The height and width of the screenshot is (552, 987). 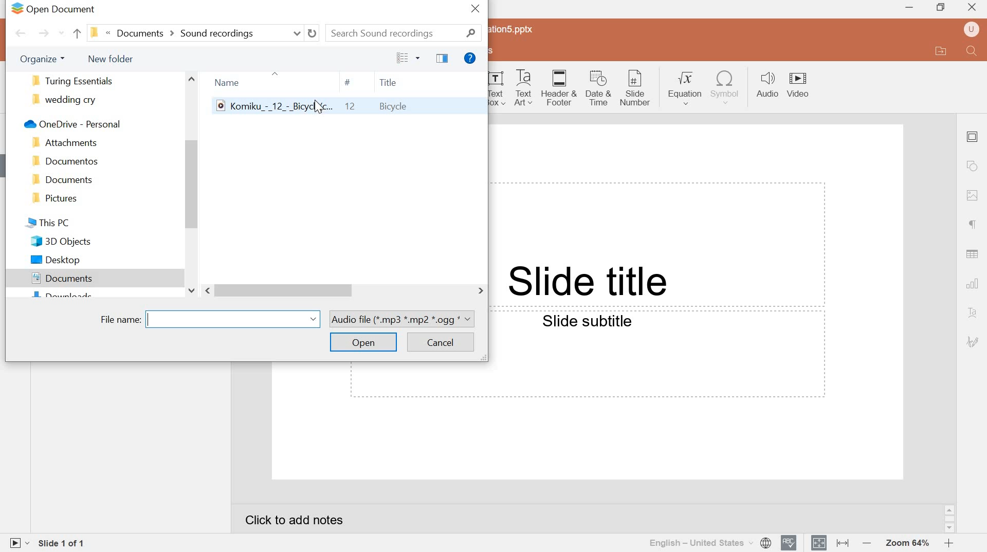 I want to click on 3d objects, so click(x=60, y=242).